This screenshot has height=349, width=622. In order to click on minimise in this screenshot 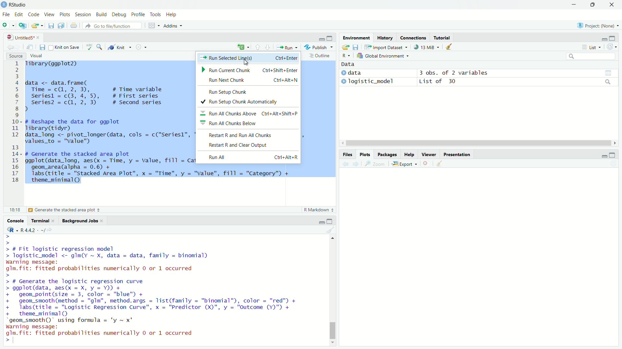, I will do `click(602, 155)`.